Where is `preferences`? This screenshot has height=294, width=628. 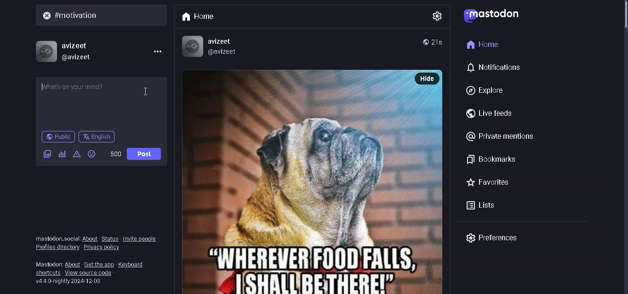
preferences is located at coordinates (491, 238).